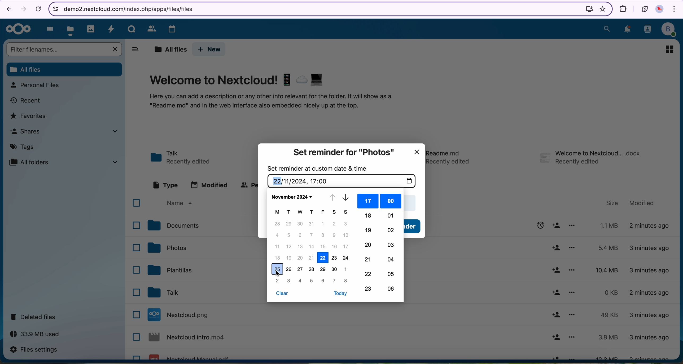  I want to click on 33.9 MB used, so click(35, 335).